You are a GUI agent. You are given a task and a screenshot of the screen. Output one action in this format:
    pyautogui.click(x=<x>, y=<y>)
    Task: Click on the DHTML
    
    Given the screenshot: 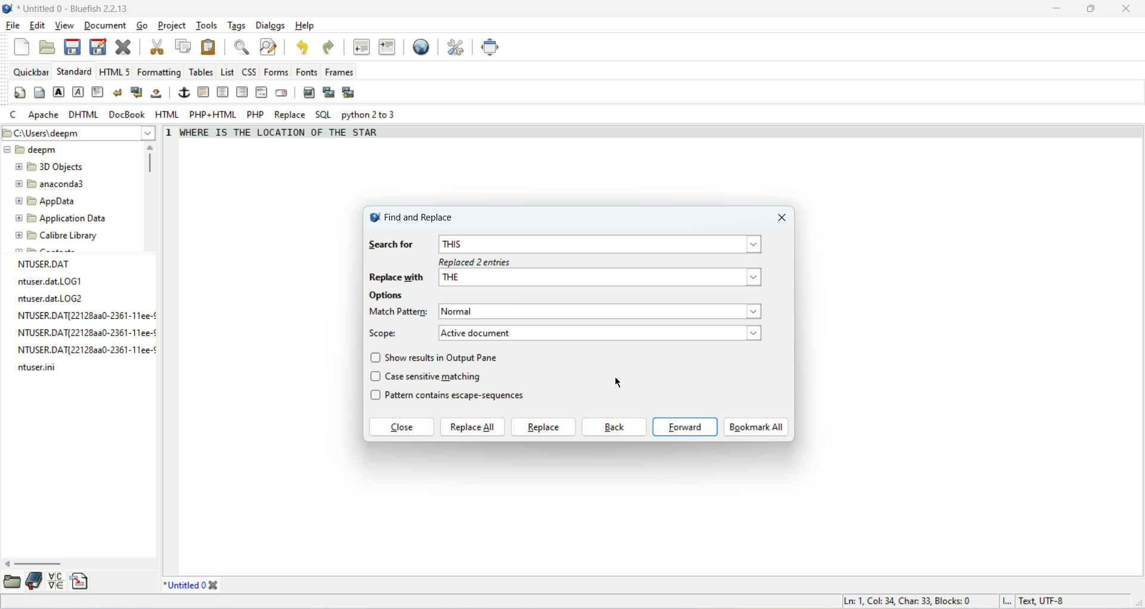 What is the action you would take?
    pyautogui.click(x=82, y=114)
    